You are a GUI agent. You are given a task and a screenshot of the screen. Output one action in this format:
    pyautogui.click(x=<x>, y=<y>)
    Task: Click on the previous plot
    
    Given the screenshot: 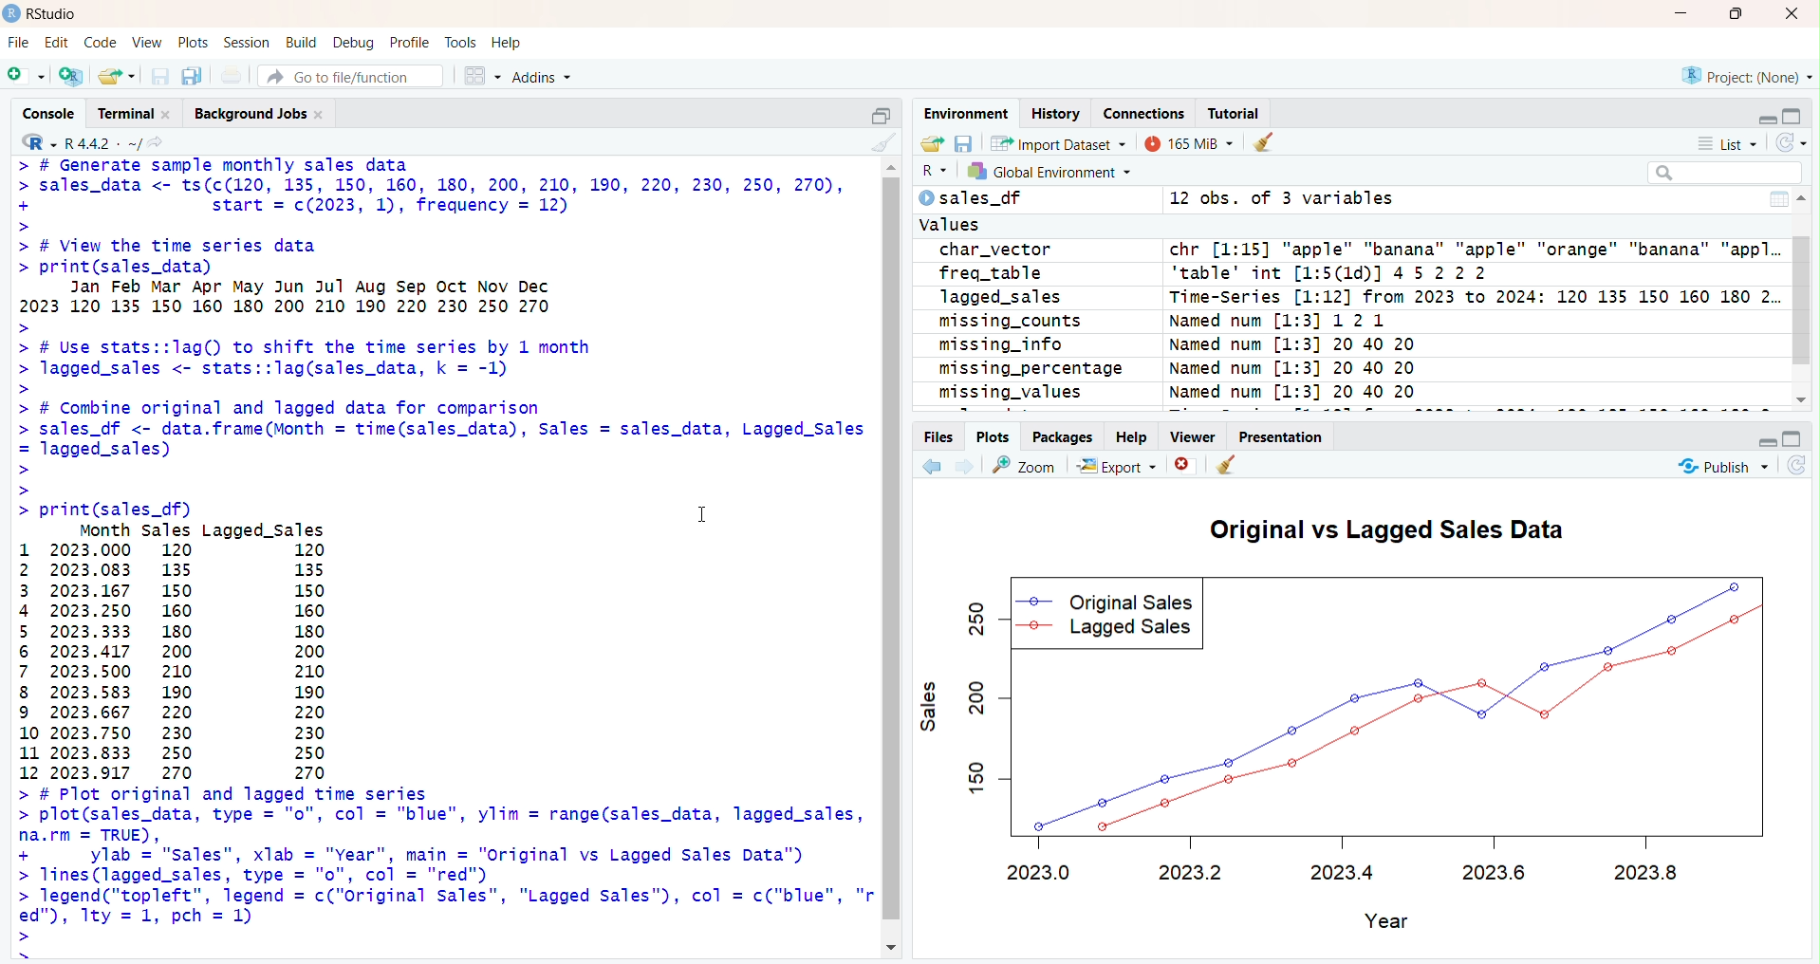 What is the action you would take?
    pyautogui.click(x=935, y=466)
    